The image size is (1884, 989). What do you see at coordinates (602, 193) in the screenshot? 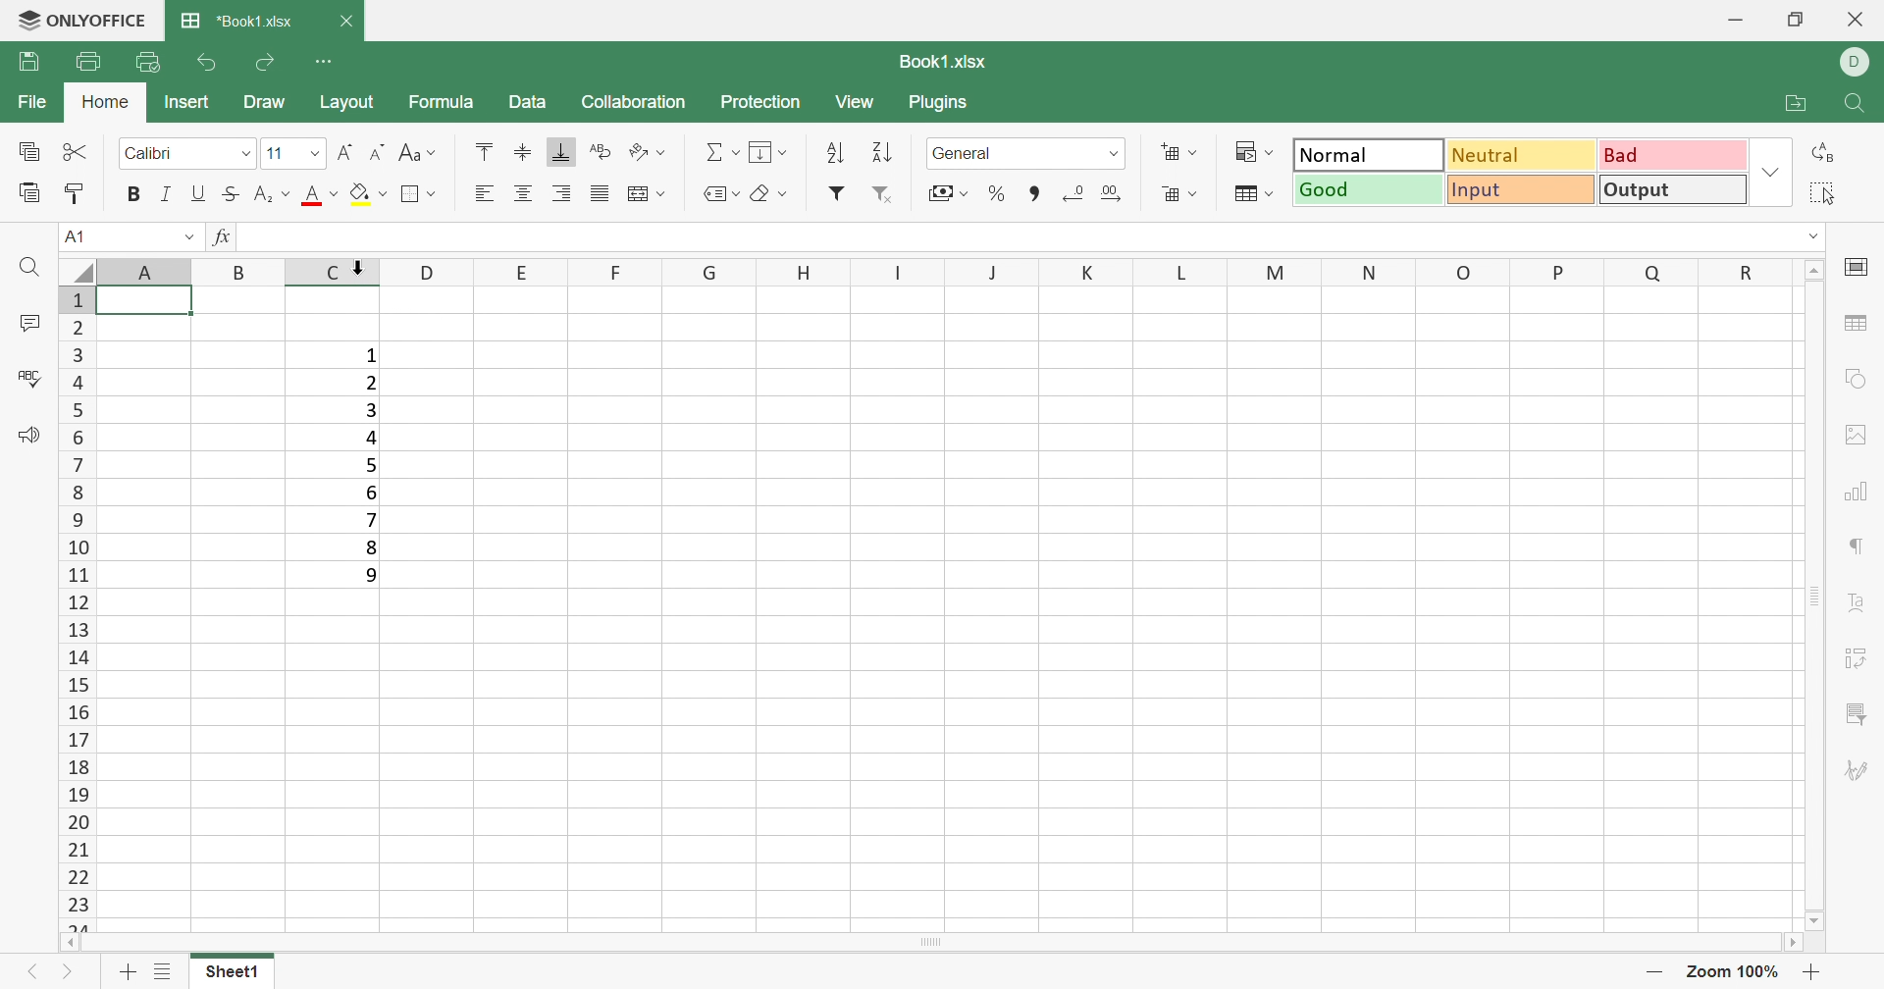
I see `Justified` at bounding box center [602, 193].